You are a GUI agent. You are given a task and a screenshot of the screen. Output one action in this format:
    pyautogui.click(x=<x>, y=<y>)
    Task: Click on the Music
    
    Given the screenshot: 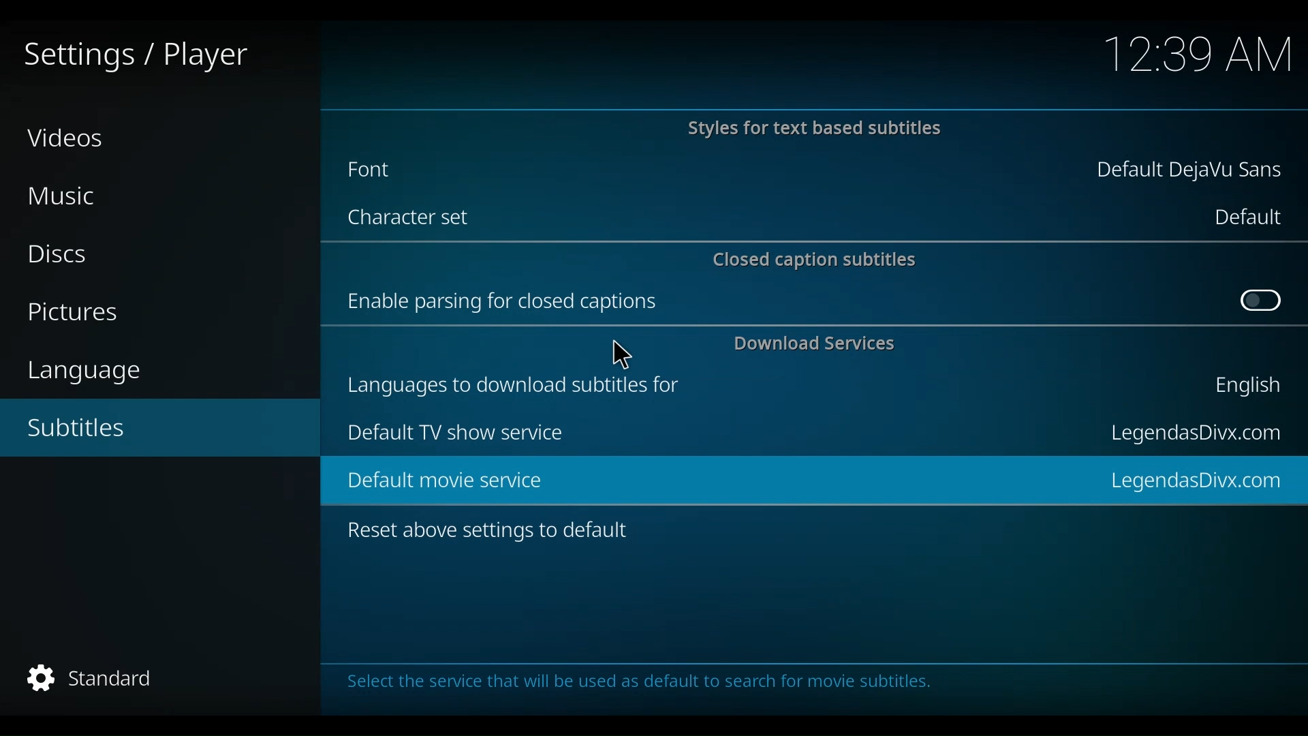 What is the action you would take?
    pyautogui.click(x=68, y=197)
    